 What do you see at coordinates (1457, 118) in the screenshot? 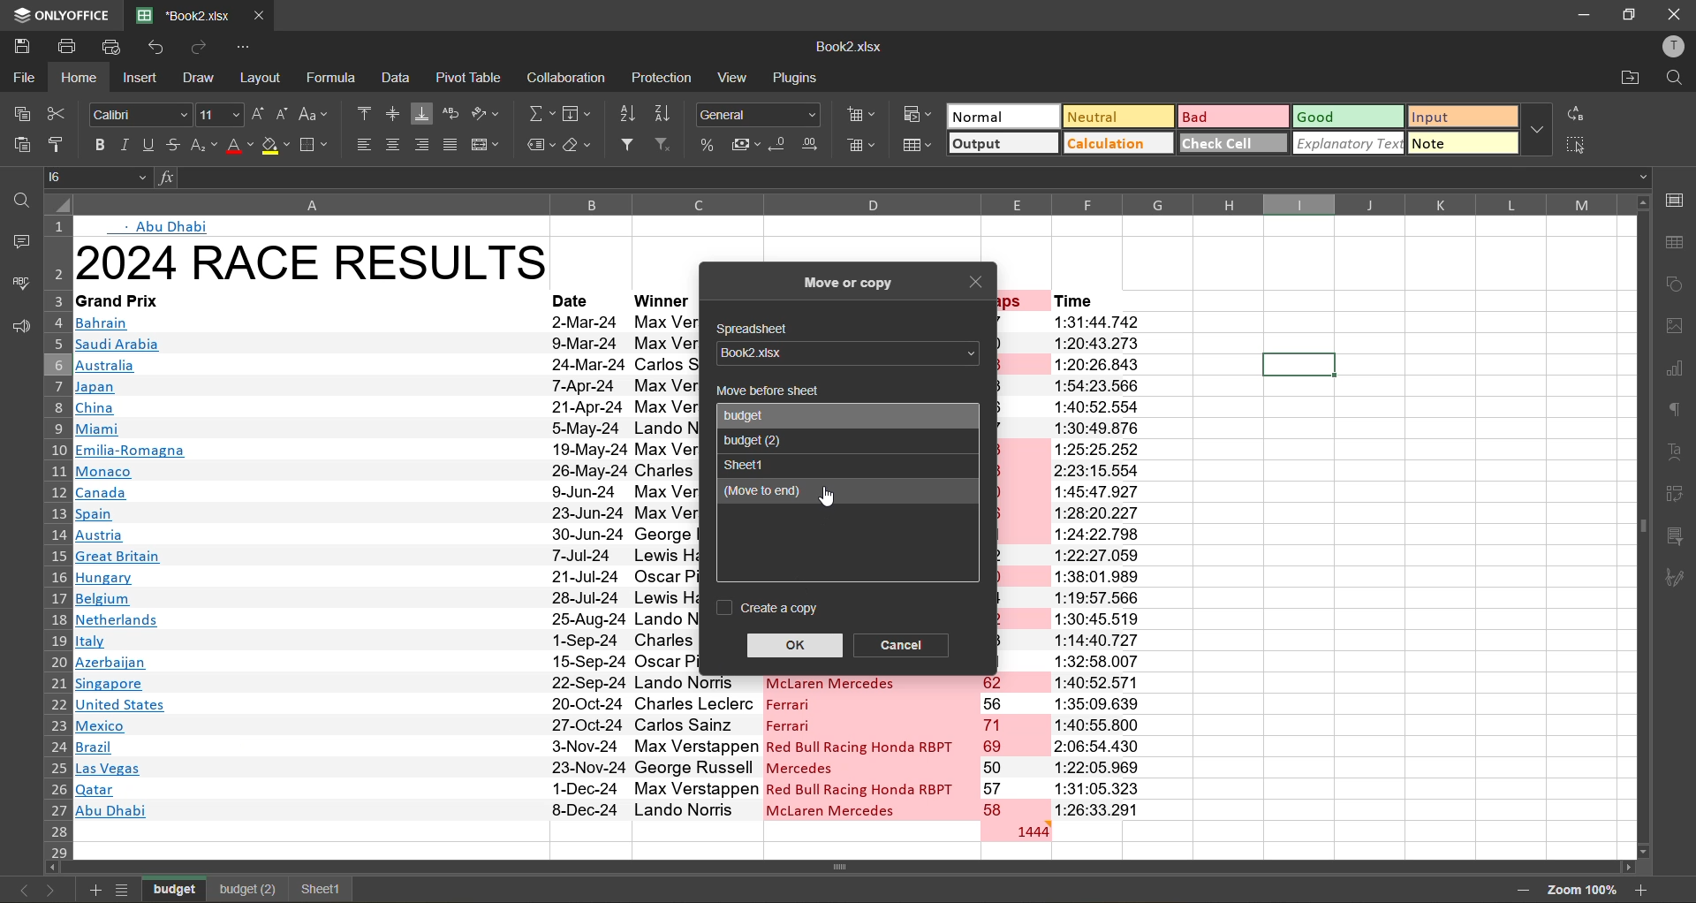
I see `input` at bounding box center [1457, 118].